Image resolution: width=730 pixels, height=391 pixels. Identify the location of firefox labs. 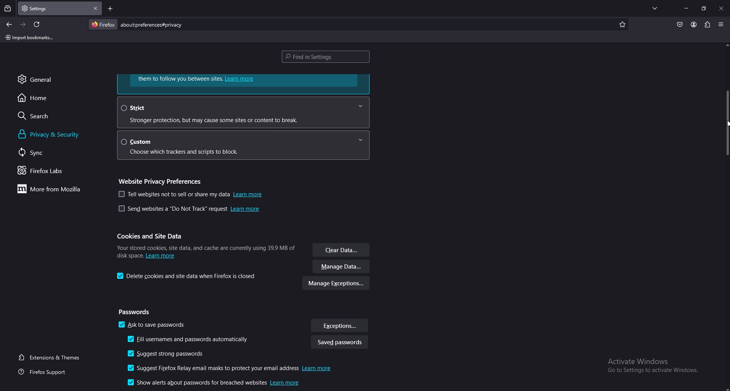
(48, 171).